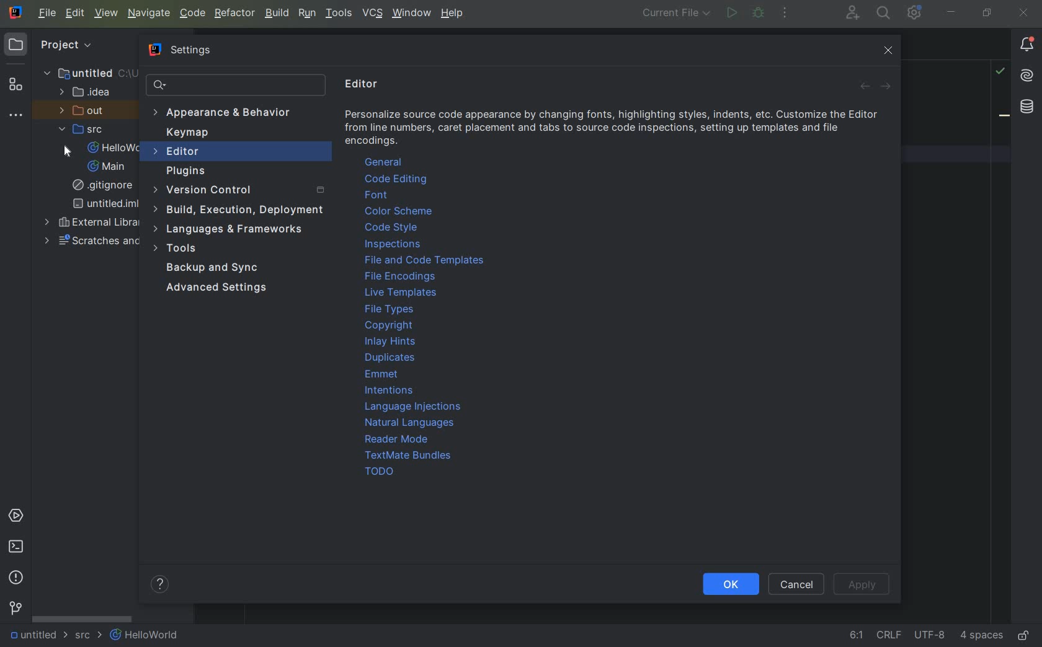 The width and height of the screenshot is (1042, 647). Describe the element at coordinates (81, 110) in the screenshot. I see `OUT` at that location.